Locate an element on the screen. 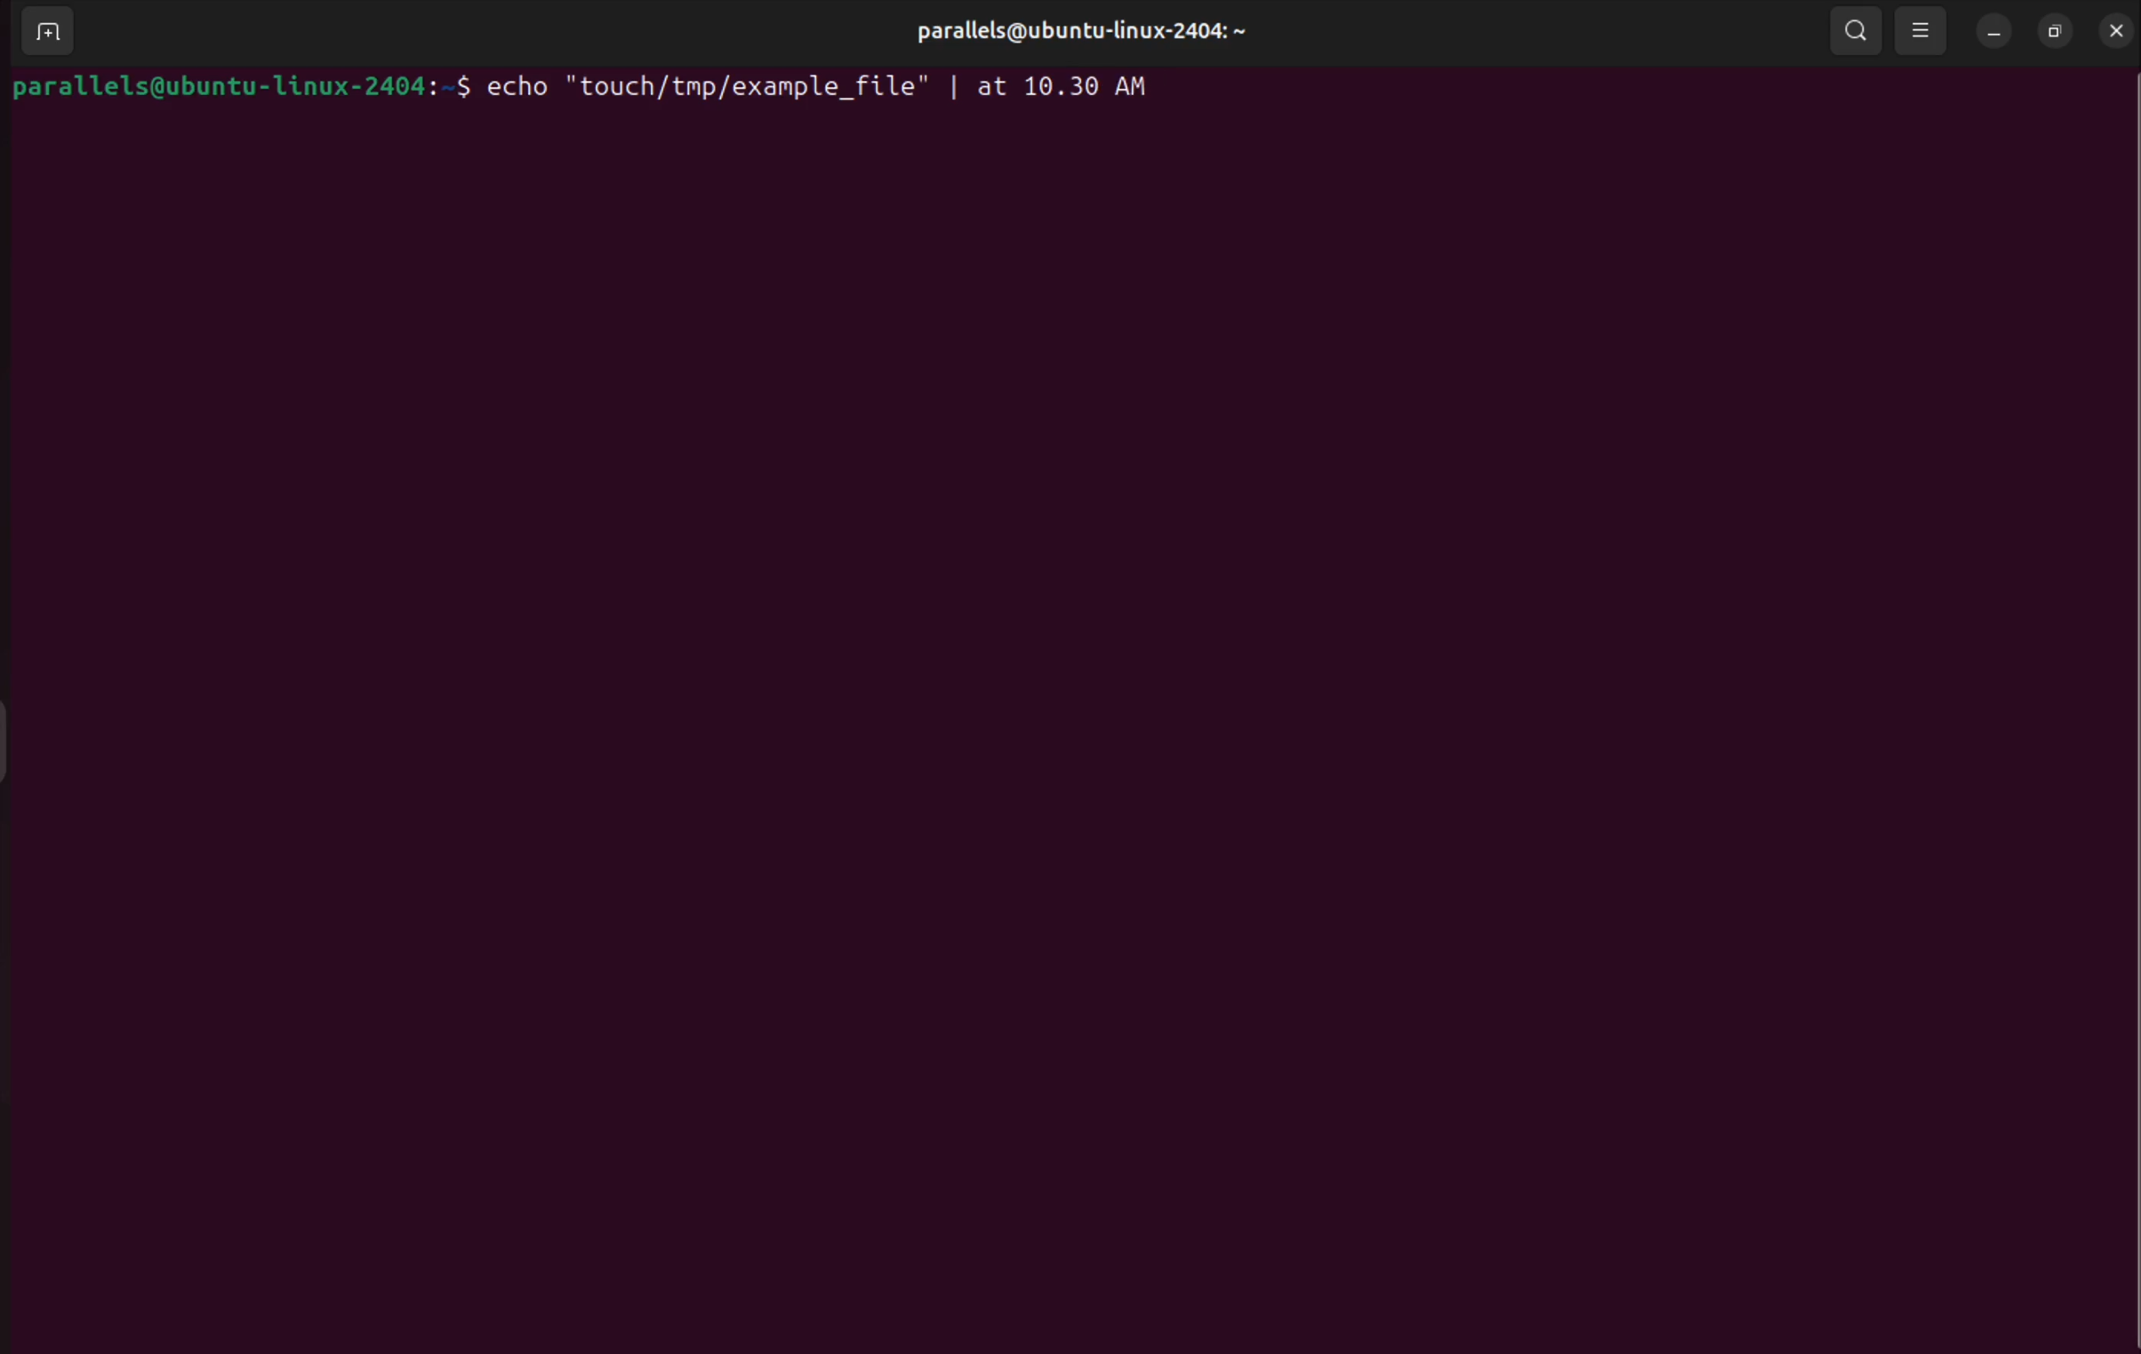 The image size is (2141, 1354). add terminal is located at coordinates (47, 30).